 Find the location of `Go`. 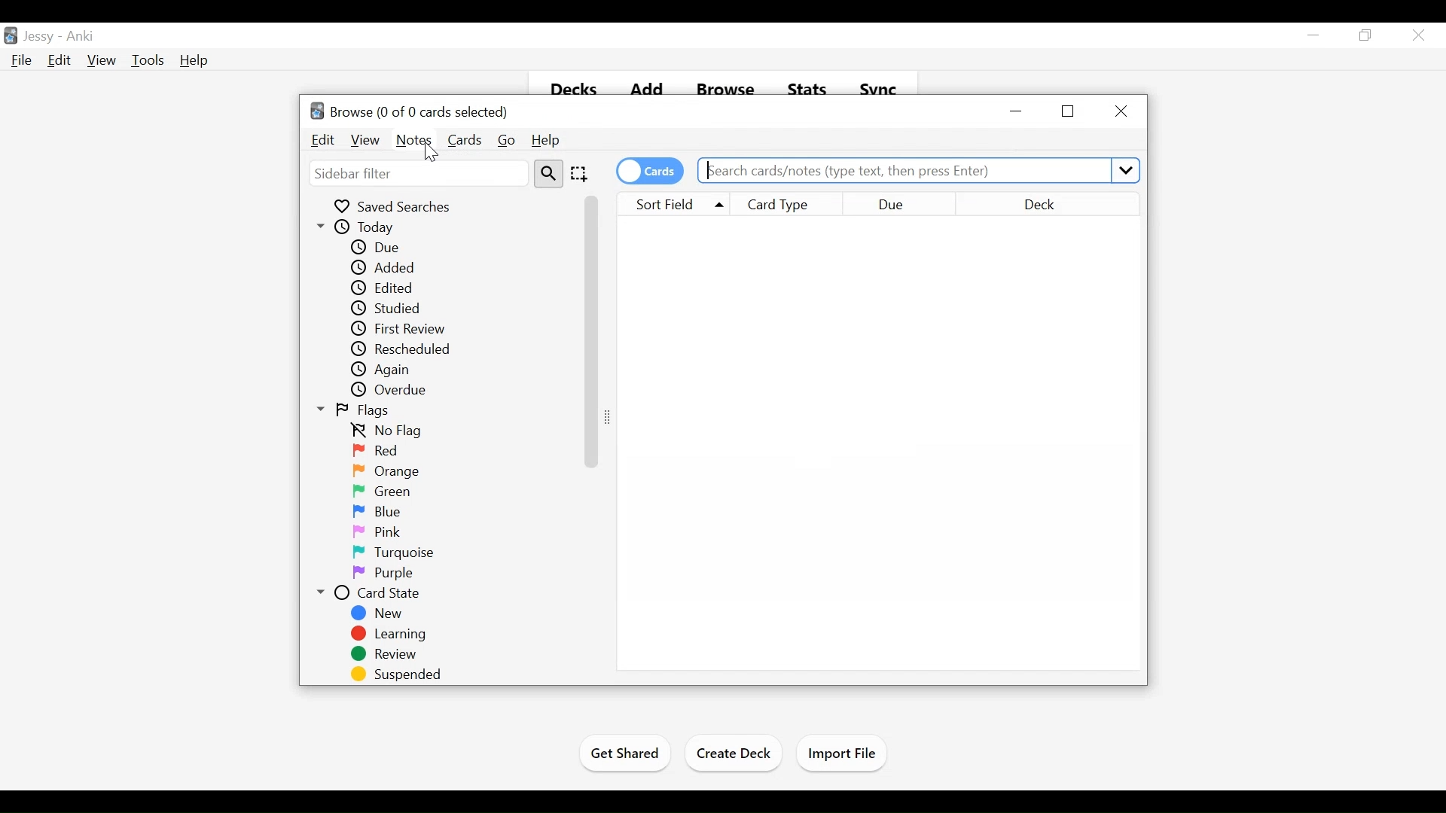

Go is located at coordinates (507, 141).